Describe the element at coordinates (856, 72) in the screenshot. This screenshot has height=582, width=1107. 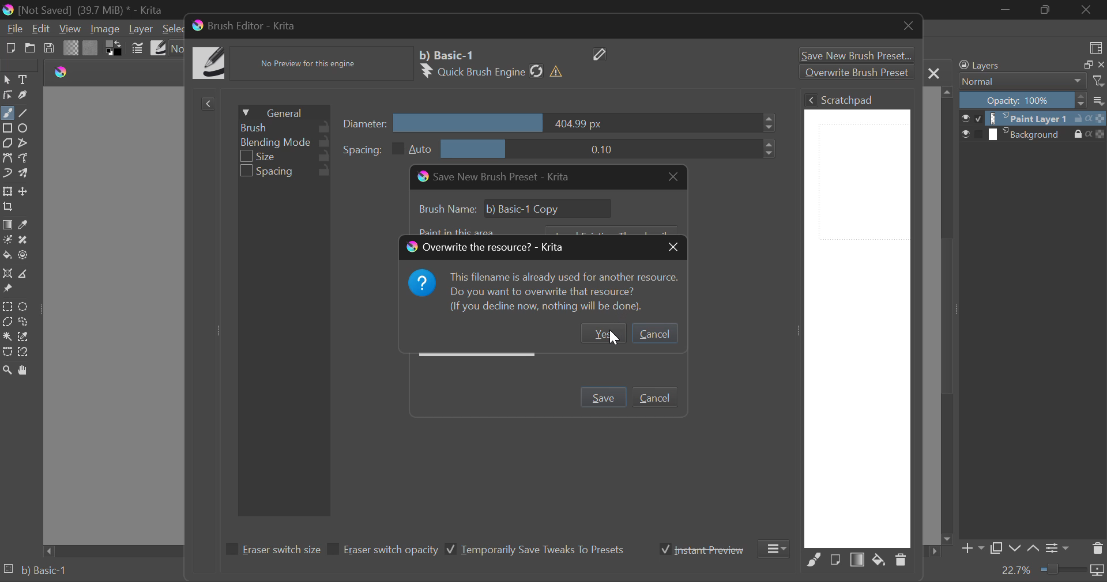
I see `Overwrite Brush Preset` at that location.